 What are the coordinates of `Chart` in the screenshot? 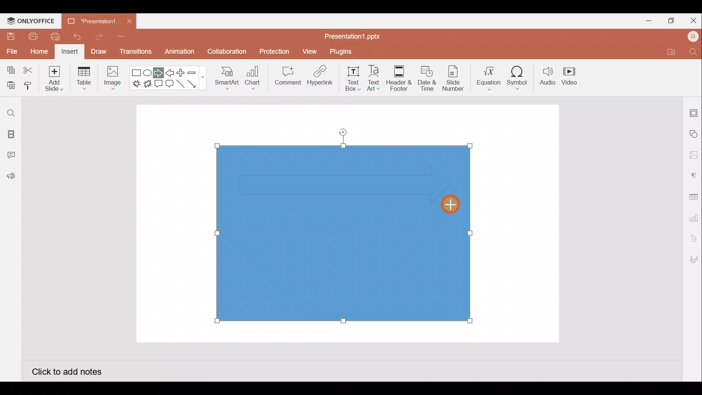 It's located at (253, 77).